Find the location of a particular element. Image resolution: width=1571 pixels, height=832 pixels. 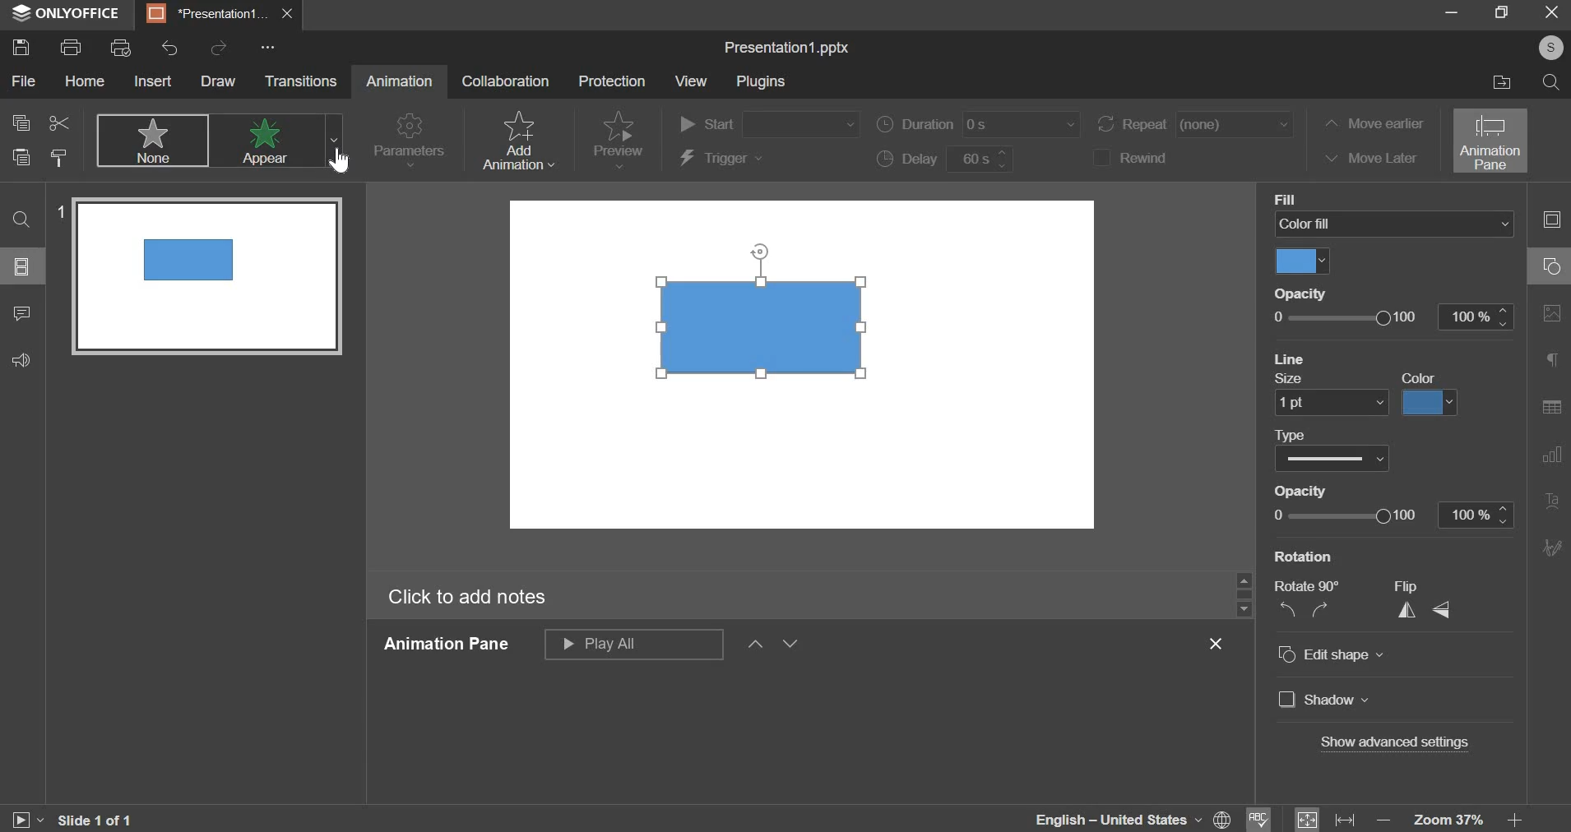

repeat is located at coordinates (1197, 125).